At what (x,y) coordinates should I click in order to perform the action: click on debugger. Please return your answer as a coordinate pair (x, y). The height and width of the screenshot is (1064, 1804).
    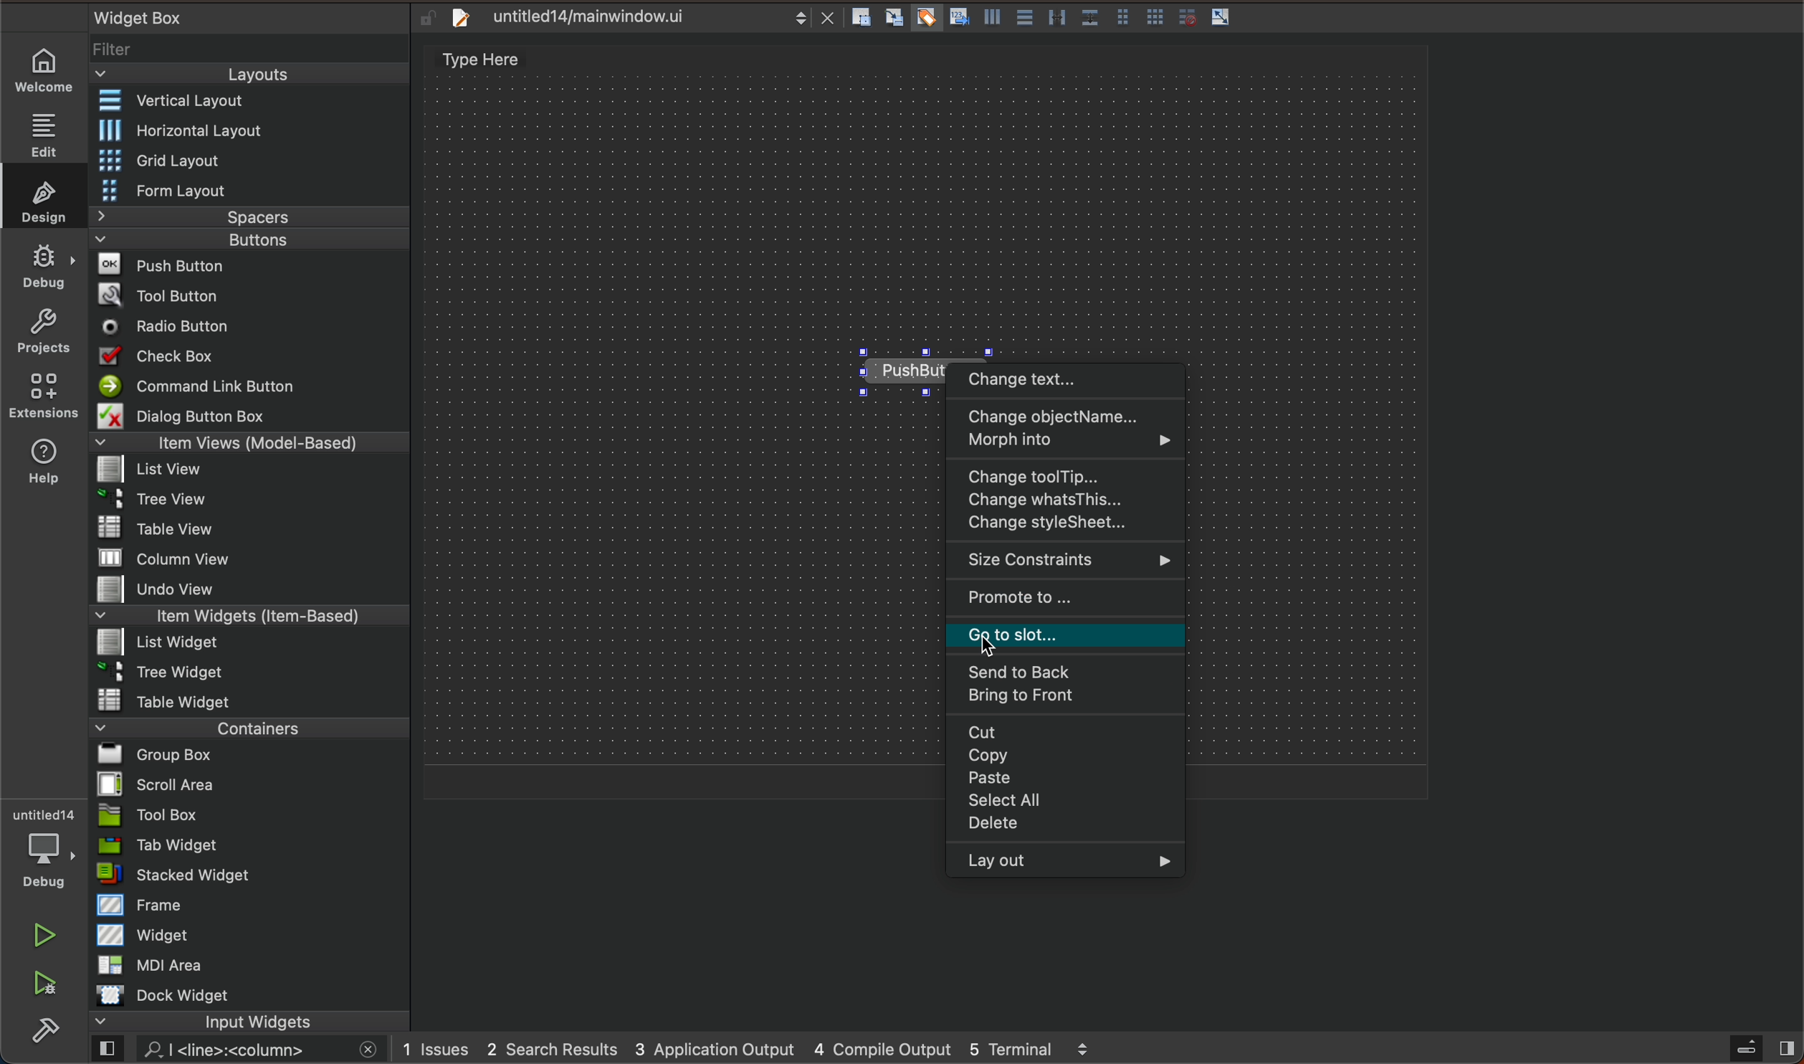
    Looking at the image, I should click on (47, 852).